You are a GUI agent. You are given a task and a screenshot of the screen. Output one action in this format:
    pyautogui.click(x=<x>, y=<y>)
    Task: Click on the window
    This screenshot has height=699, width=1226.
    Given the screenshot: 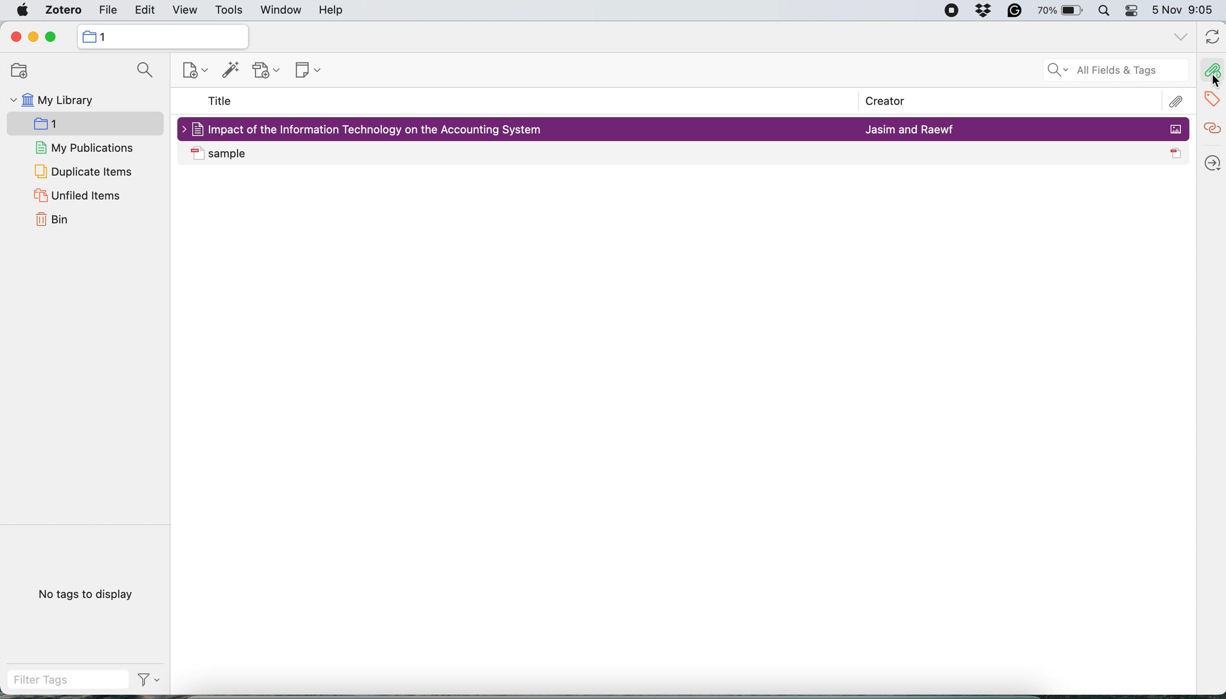 What is the action you would take?
    pyautogui.click(x=279, y=11)
    